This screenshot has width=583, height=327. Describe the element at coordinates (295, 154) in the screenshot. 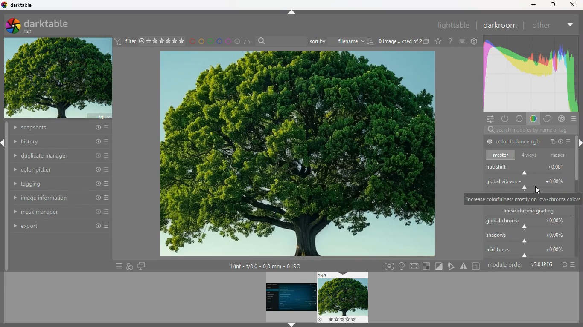

I see `image` at that location.